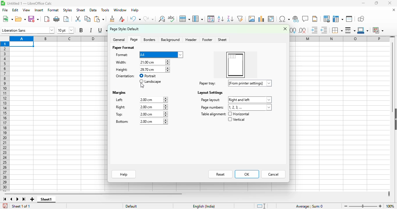  I want to click on toggle print preview, so click(66, 19).